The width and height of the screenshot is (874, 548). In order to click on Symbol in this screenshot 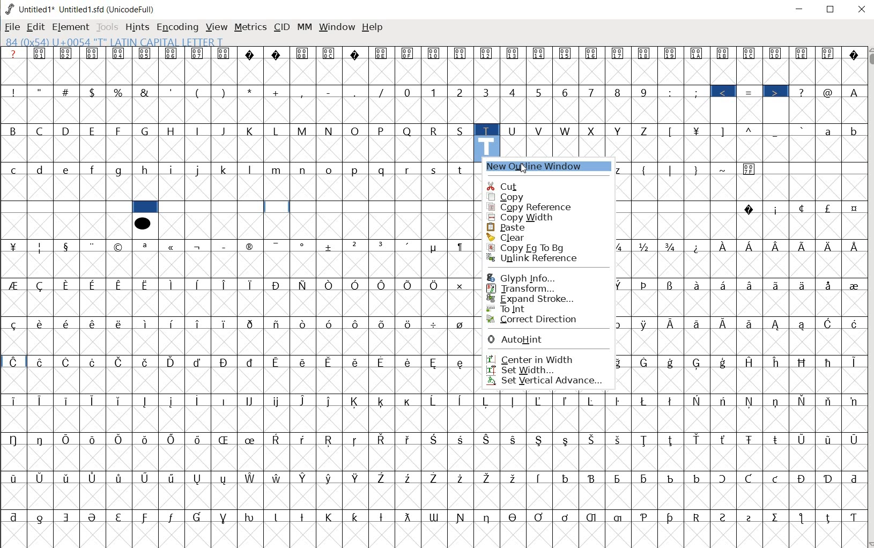, I will do `click(383, 516)`.